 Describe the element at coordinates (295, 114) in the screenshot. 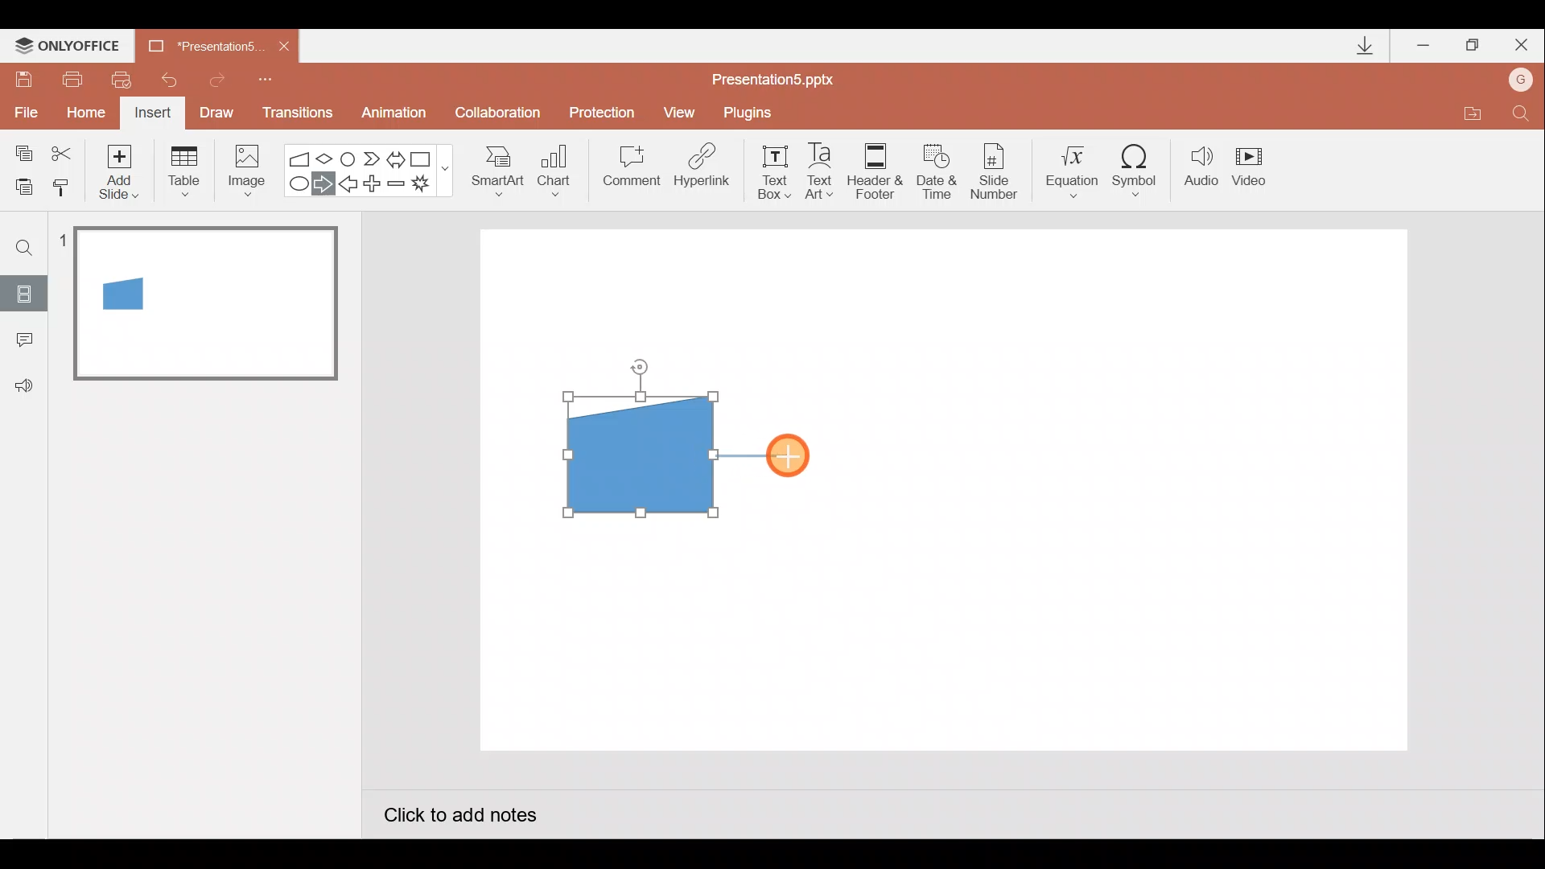

I see `Transitions` at that location.